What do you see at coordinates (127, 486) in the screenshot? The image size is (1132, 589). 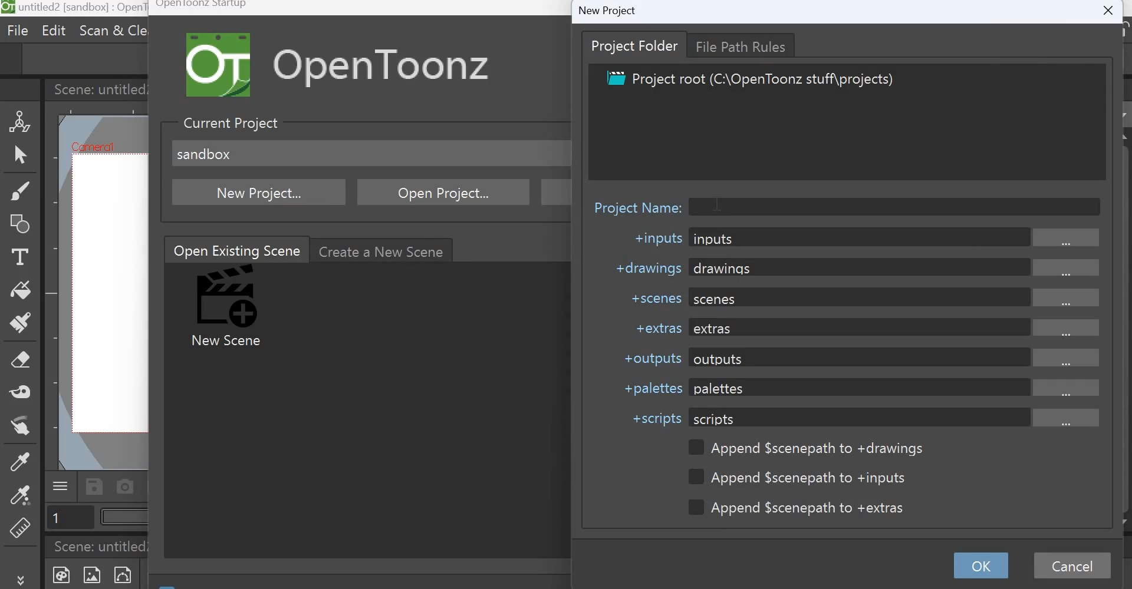 I see `Capture` at bounding box center [127, 486].